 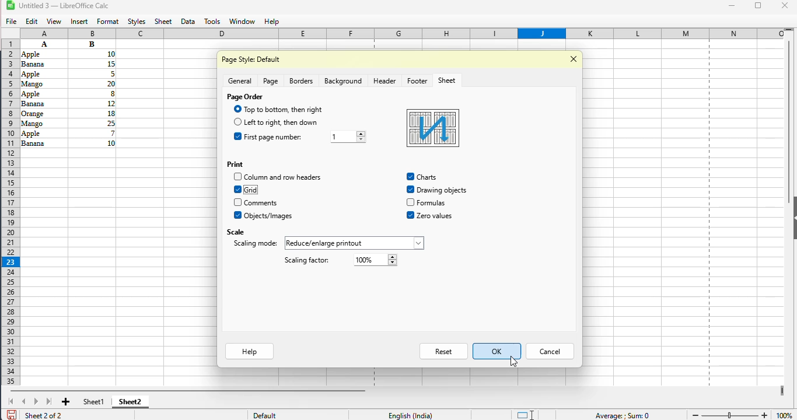 What do you see at coordinates (50, 401) in the screenshot?
I see `scroll to last sheet` at bounding box center [50, 401].